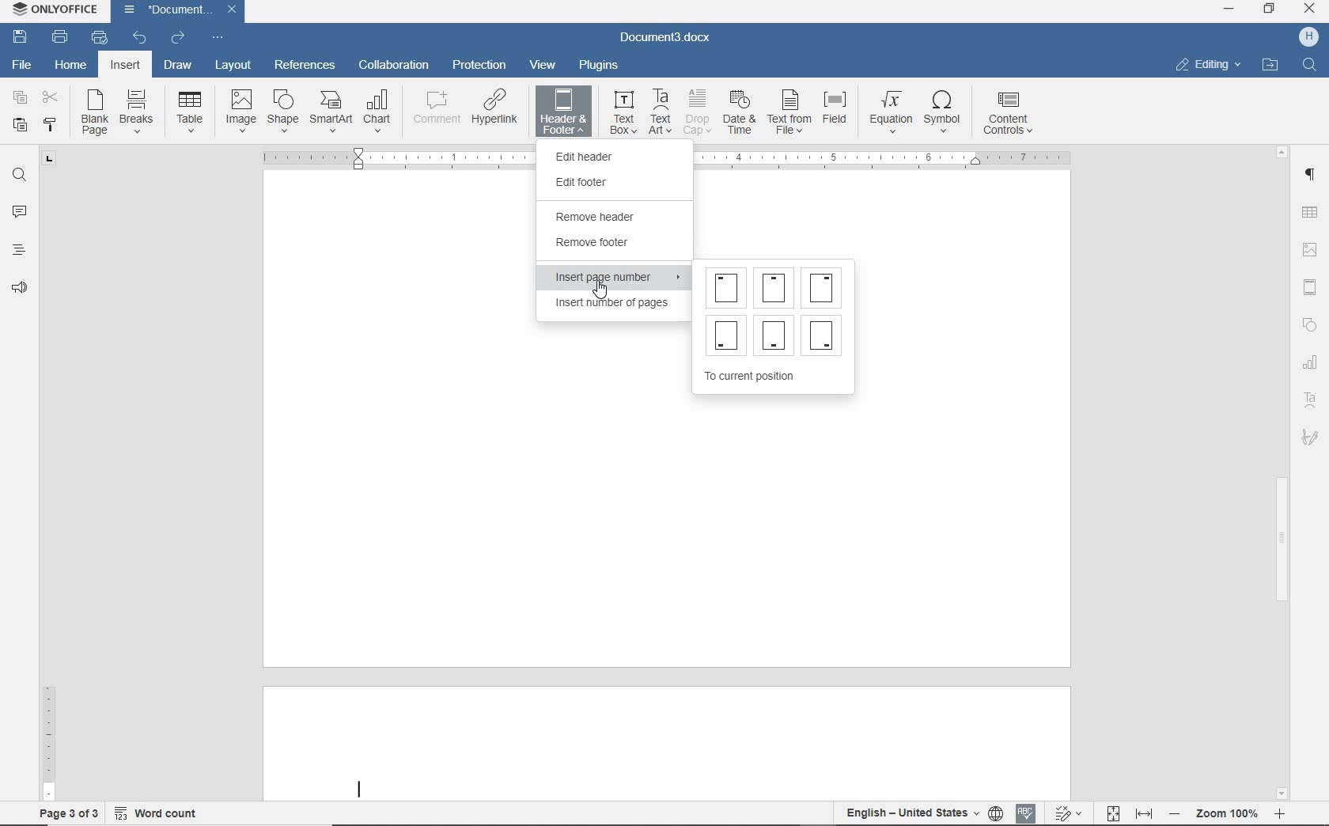  What do you see at coordinates (825, 335) in the screenshot?
I see `Page number at bottom right` at bounding box center [825, 335].